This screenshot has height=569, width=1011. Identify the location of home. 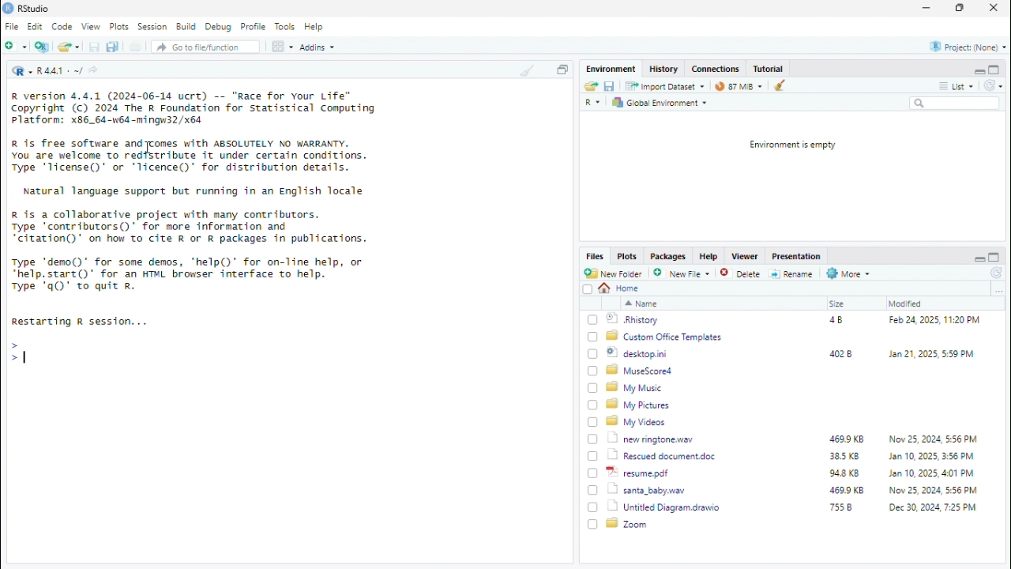
(620, 288).